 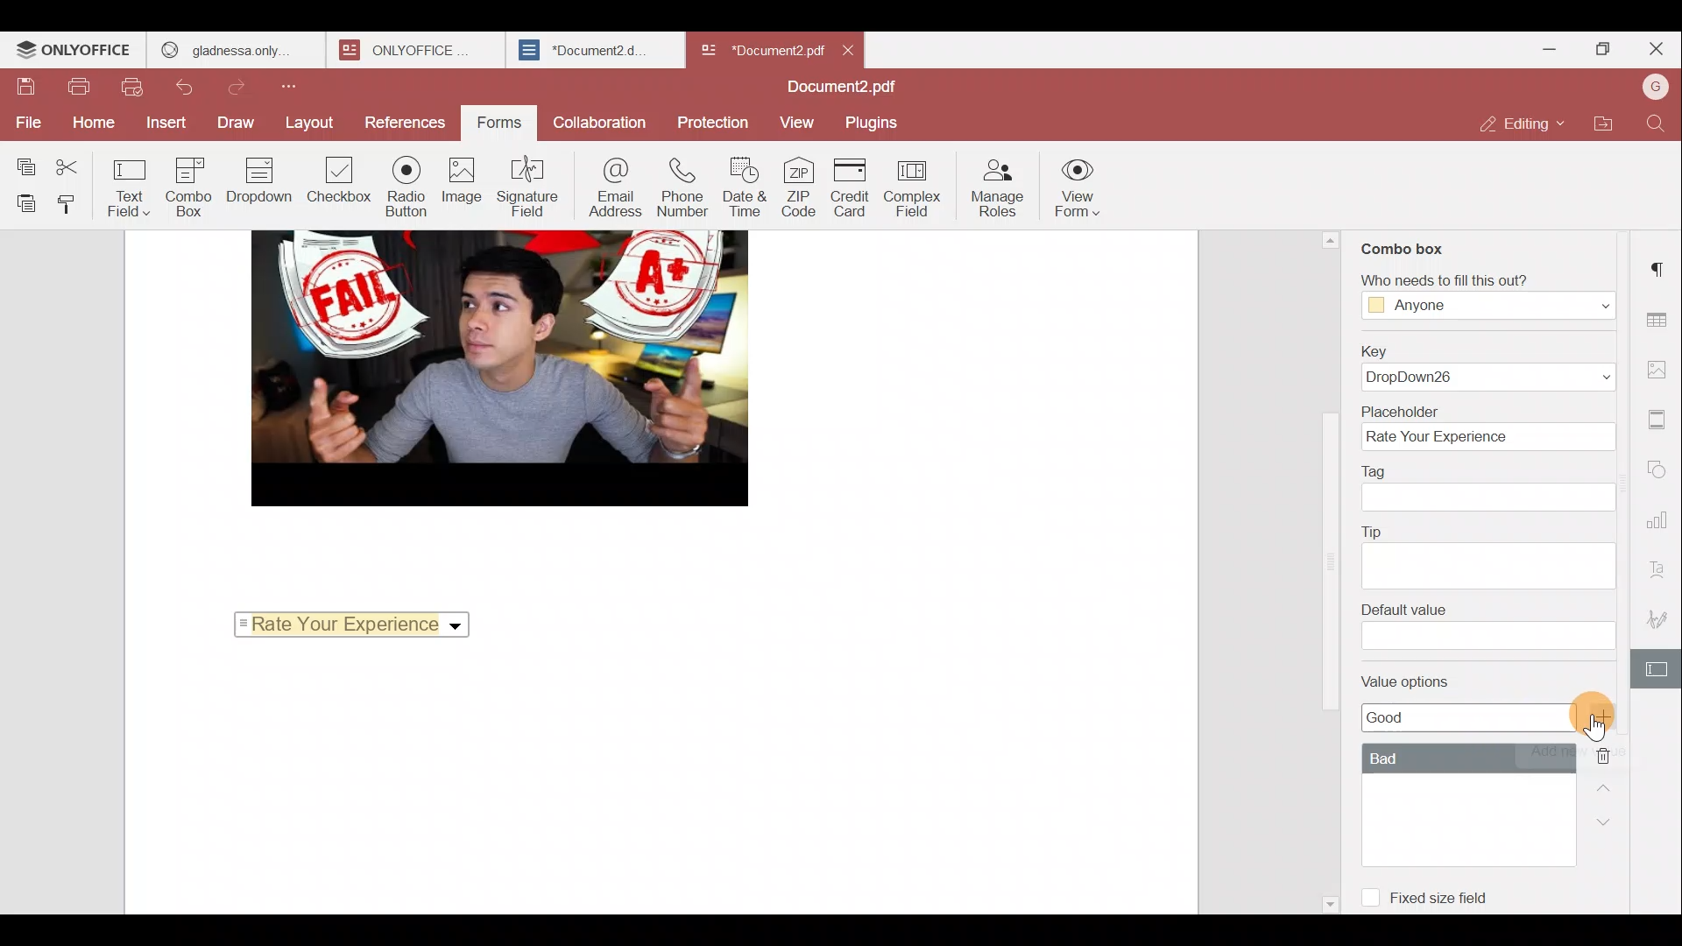 What do you see at coordinates (75, 204) in the screenshot?
I see `Copy style` at bounding box center [75, 204].